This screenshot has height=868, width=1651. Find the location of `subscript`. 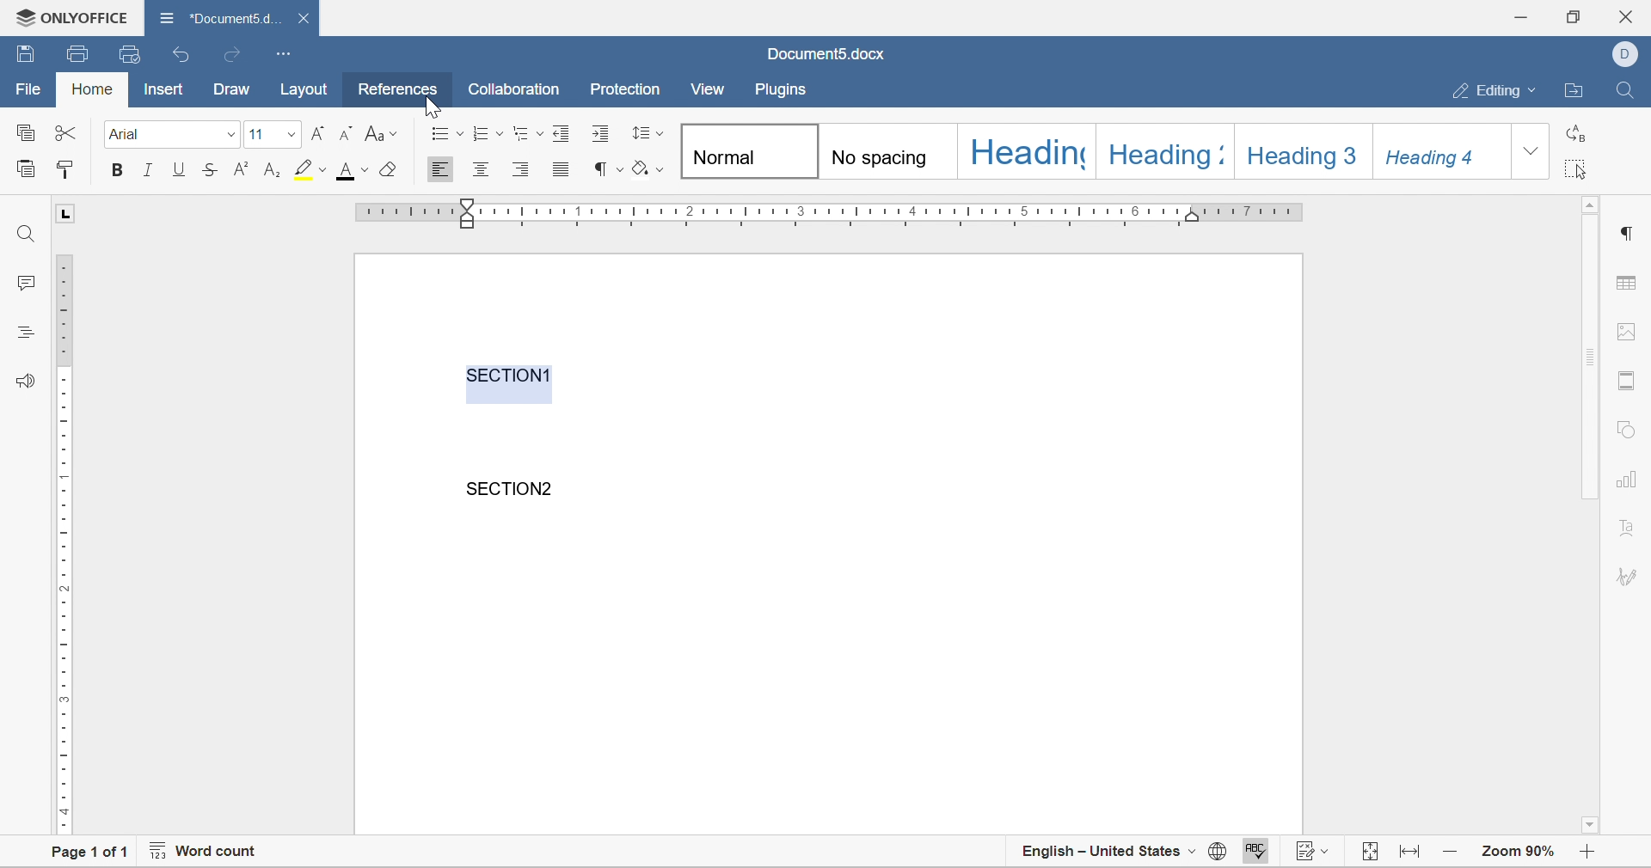

subscript is located at coordinates (273, 168).